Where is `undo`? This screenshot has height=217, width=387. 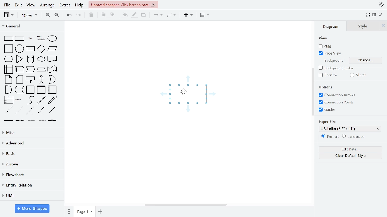 undo is located at coordinates (68, 15).